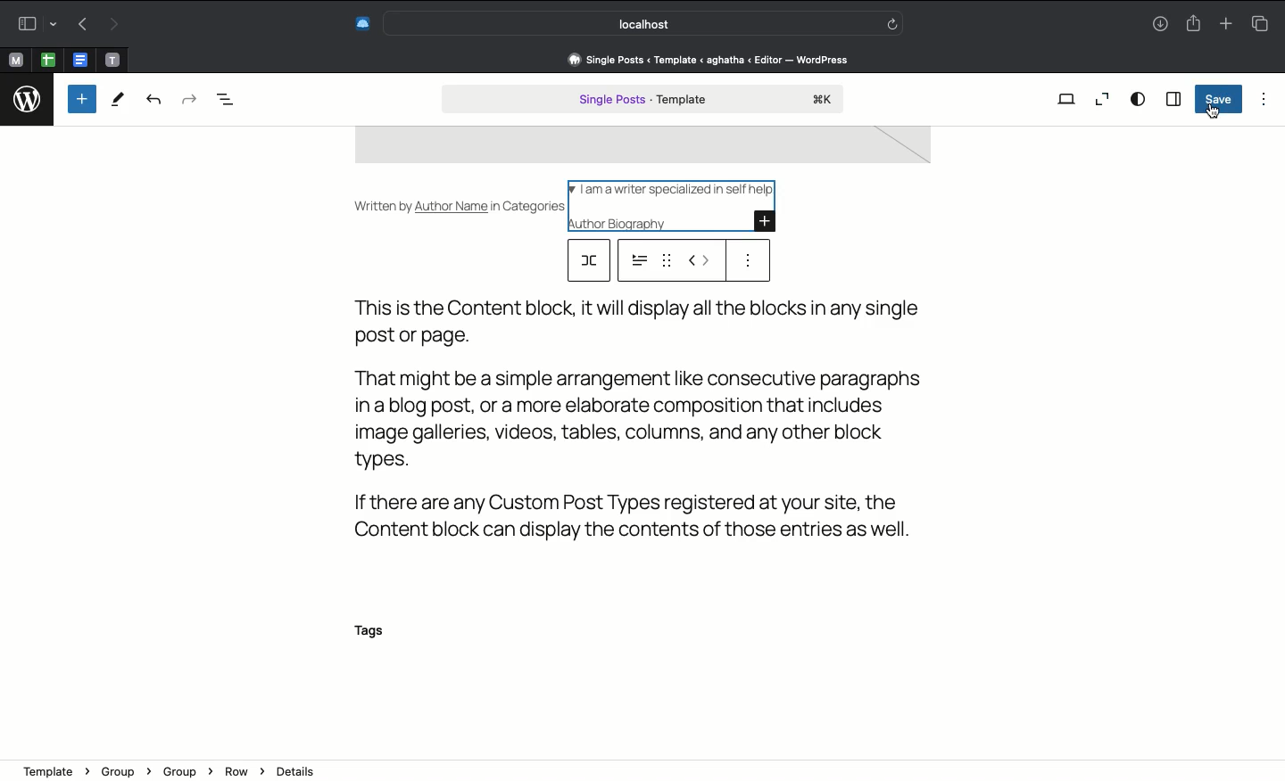  Describe the element at coordinates (82, 99) in the screenshot. I see `Add new block` at that location.